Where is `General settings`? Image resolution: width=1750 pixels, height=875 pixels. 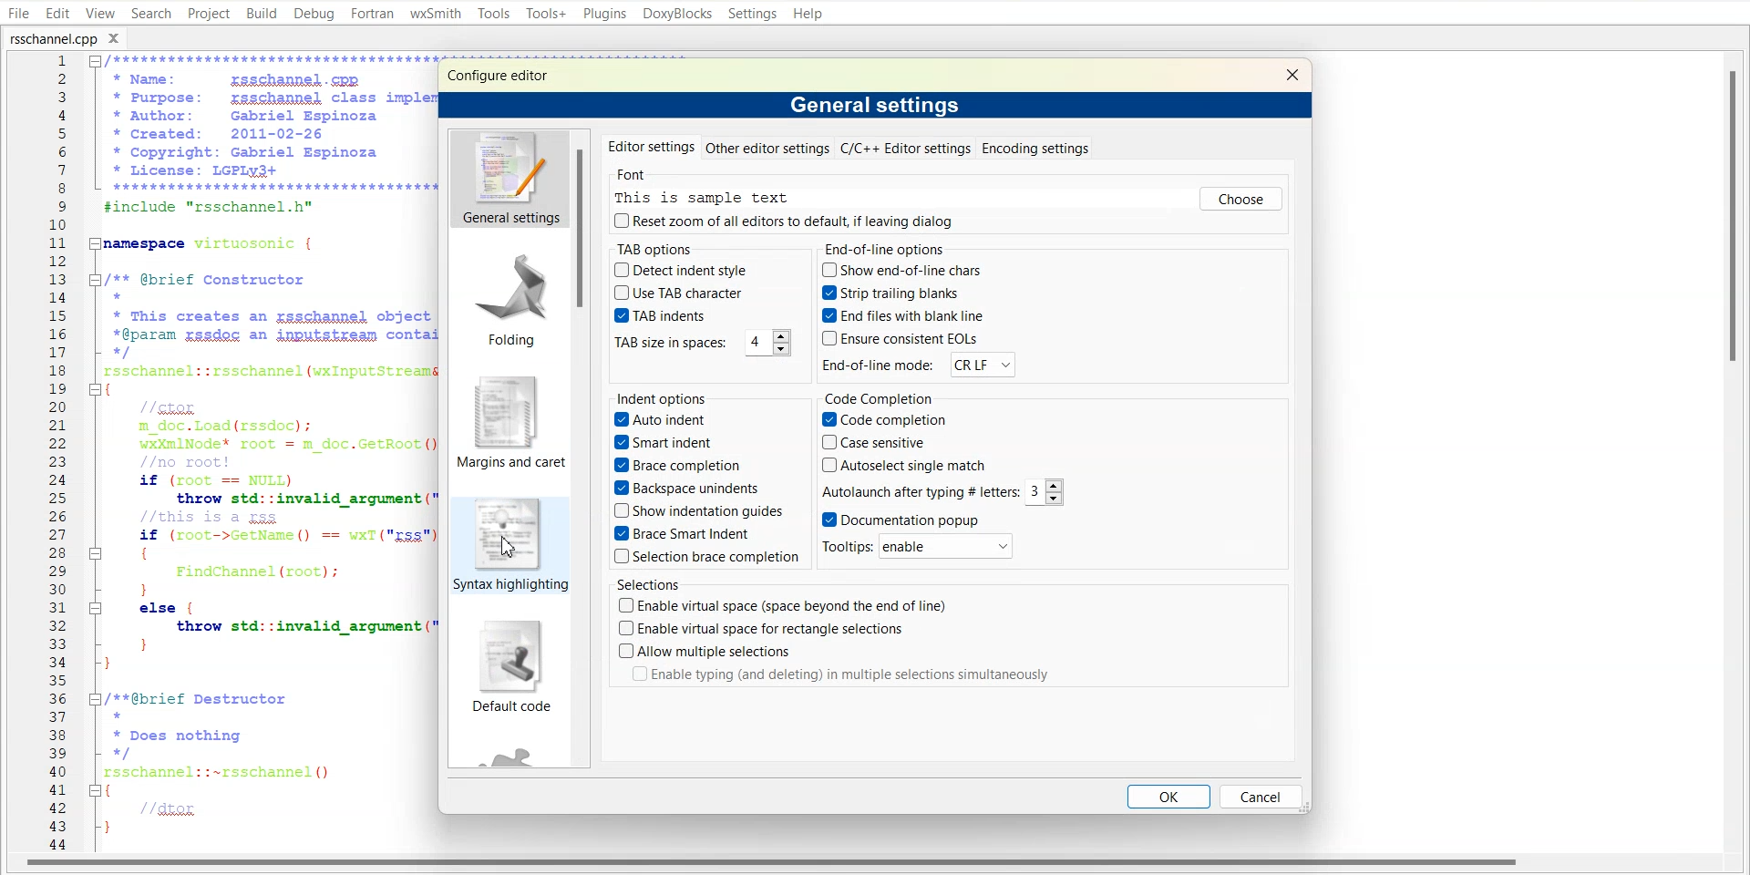 General settings is located at coordinates (880, 104).